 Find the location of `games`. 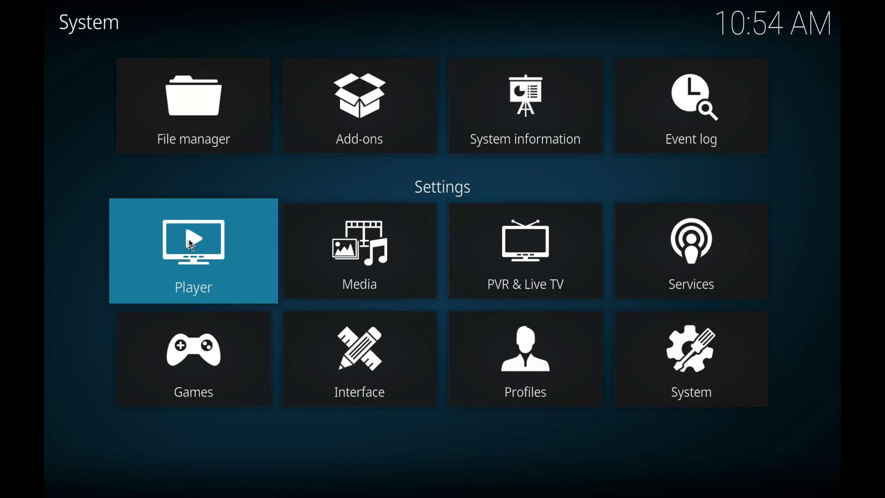

games is located at coordinates (195, 359).